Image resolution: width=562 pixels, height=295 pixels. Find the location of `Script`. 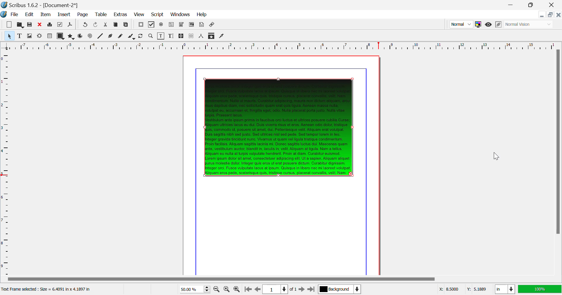

Script is located at coordinates (158, 14).